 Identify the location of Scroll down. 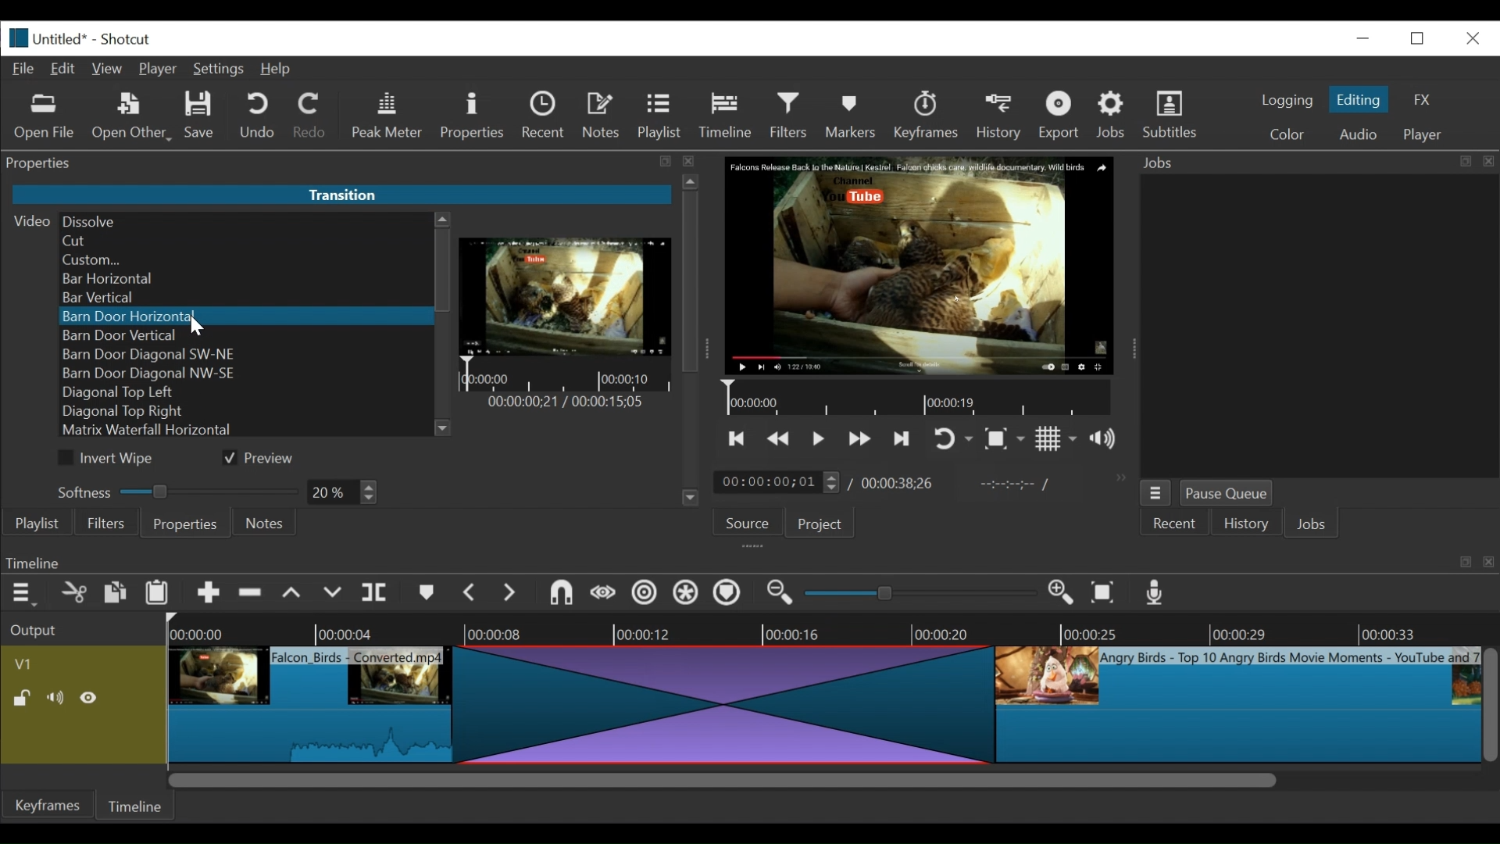
(444, 428).